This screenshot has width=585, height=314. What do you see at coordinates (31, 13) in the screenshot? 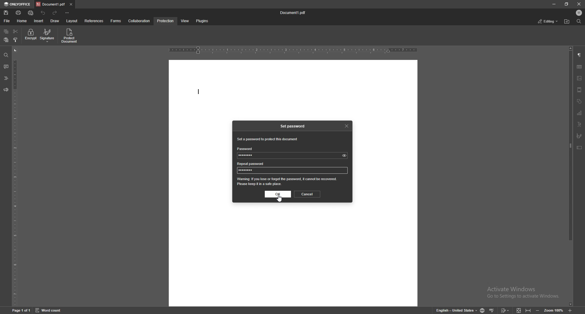
I see `quick print` at bounding box center [31, 13].